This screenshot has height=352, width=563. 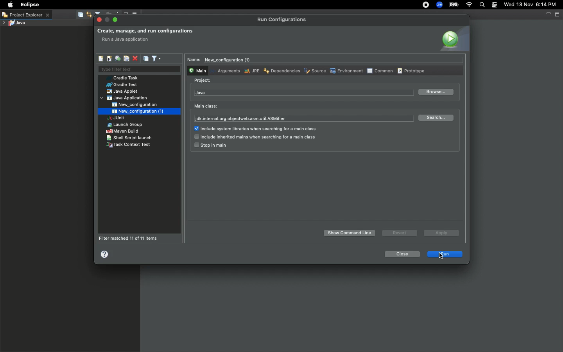 I want to click on New_configuration (1), so click(x=136, y=111).